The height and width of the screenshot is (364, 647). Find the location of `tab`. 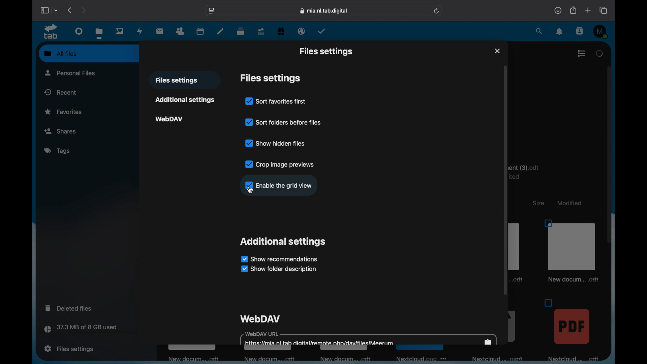

tab is located at coordinates (51, 32).